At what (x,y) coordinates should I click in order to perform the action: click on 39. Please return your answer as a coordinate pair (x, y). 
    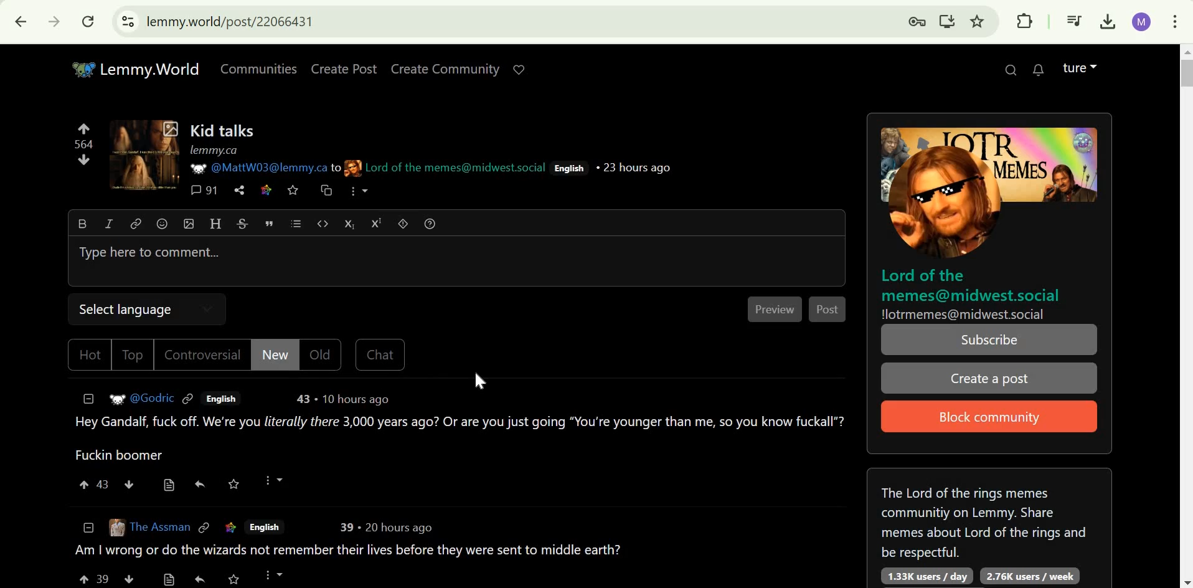
    Looking at the image, I should click on (342, 528).